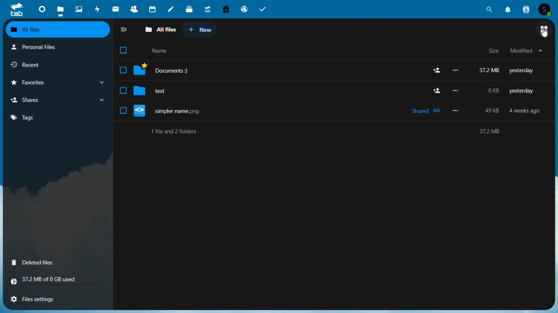  I want to click on dashboard, so click(42, 9).